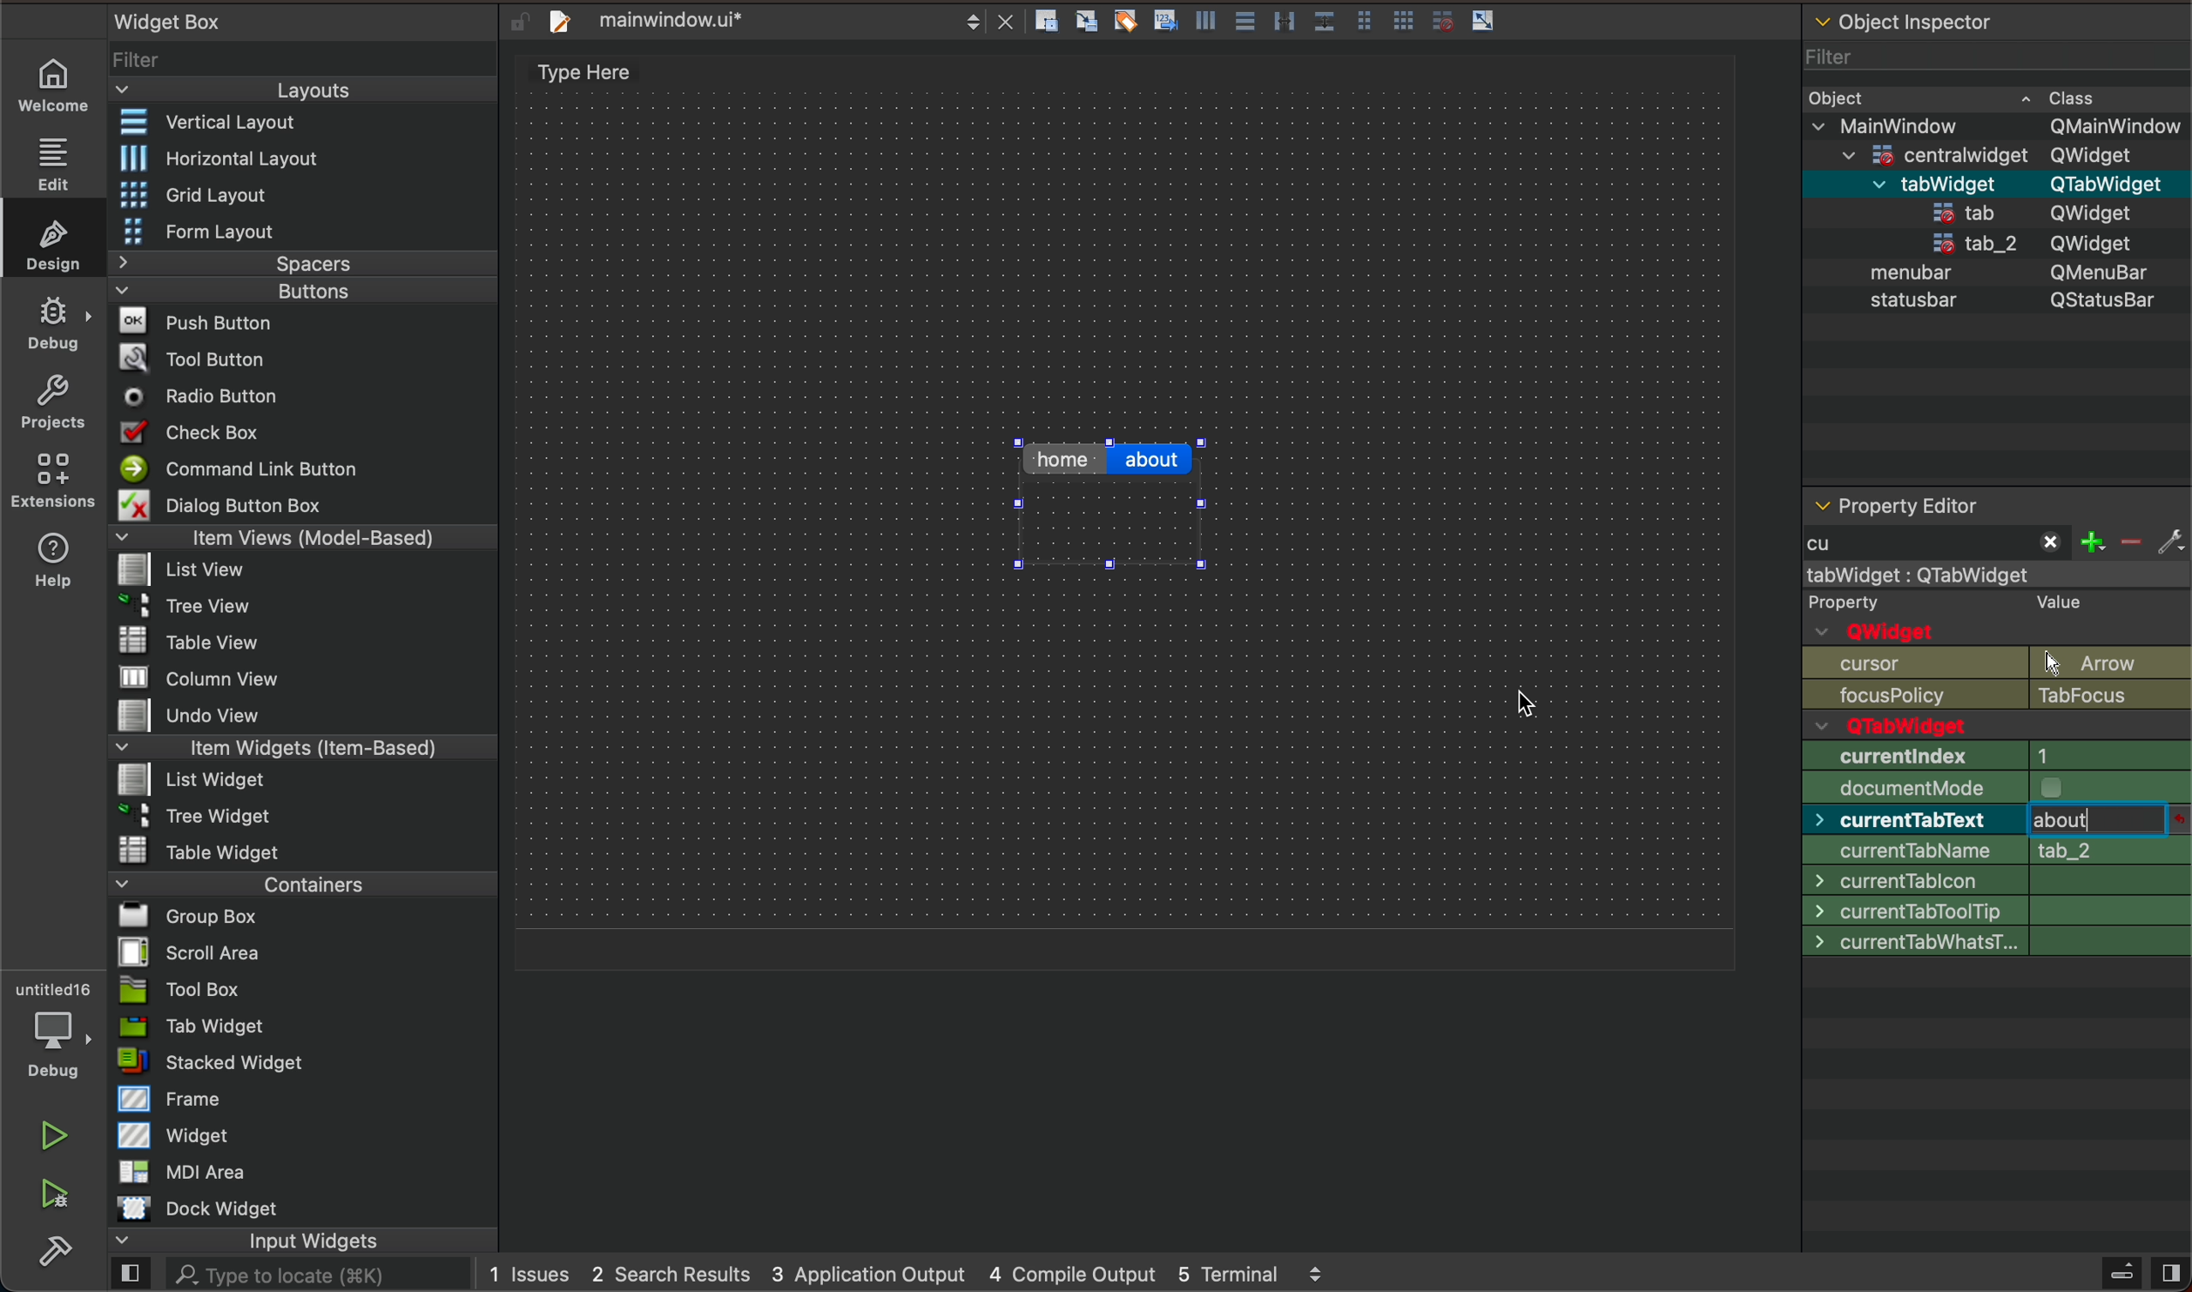 The width and height of the screenshot is (2192, 1292). Describe the element at coordinates (2098, 823) in the screenshot. I see `typing ` at that location.